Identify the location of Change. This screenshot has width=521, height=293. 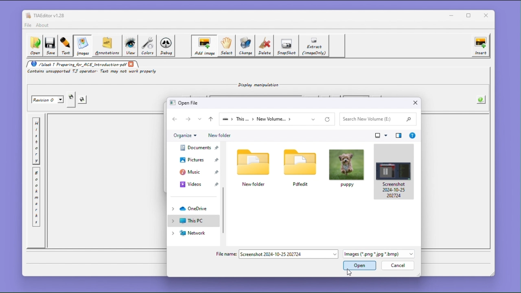
(246, 46).